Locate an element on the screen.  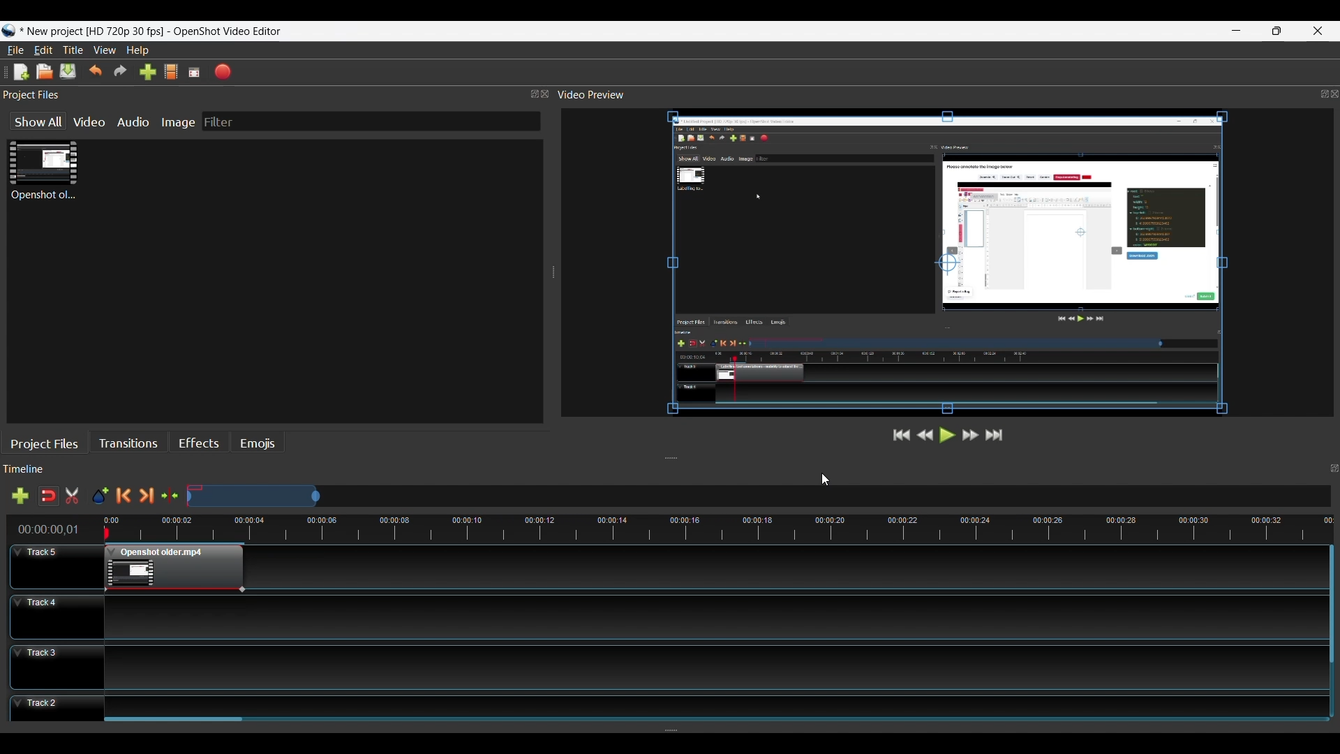
Export Video is located at coordinates (223, 72).